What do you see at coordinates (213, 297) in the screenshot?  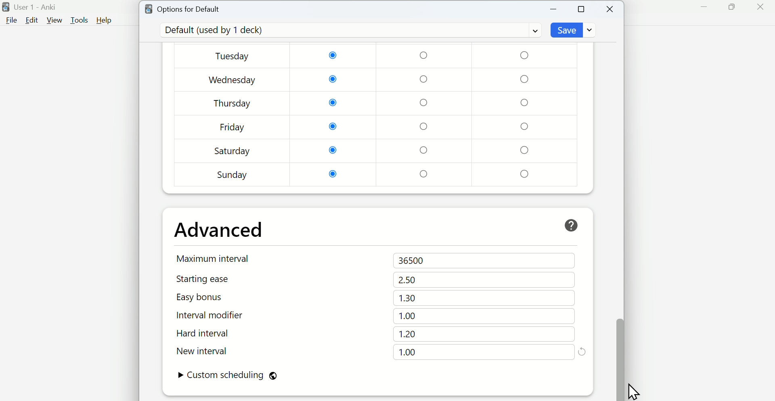 I see `Easy bonus` at bounding box center [213, 297].